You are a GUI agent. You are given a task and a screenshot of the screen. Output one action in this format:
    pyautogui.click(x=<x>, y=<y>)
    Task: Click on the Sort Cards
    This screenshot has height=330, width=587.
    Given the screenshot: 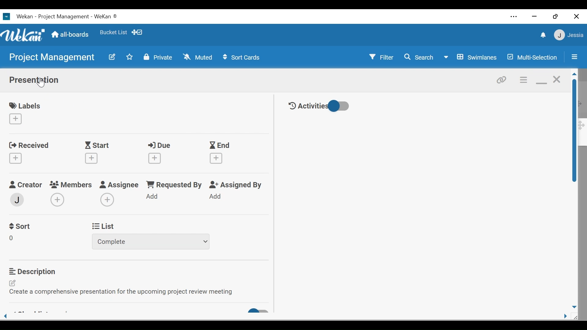 What is the action you would take?
    pyautogui.click(x=243, y=57)
    